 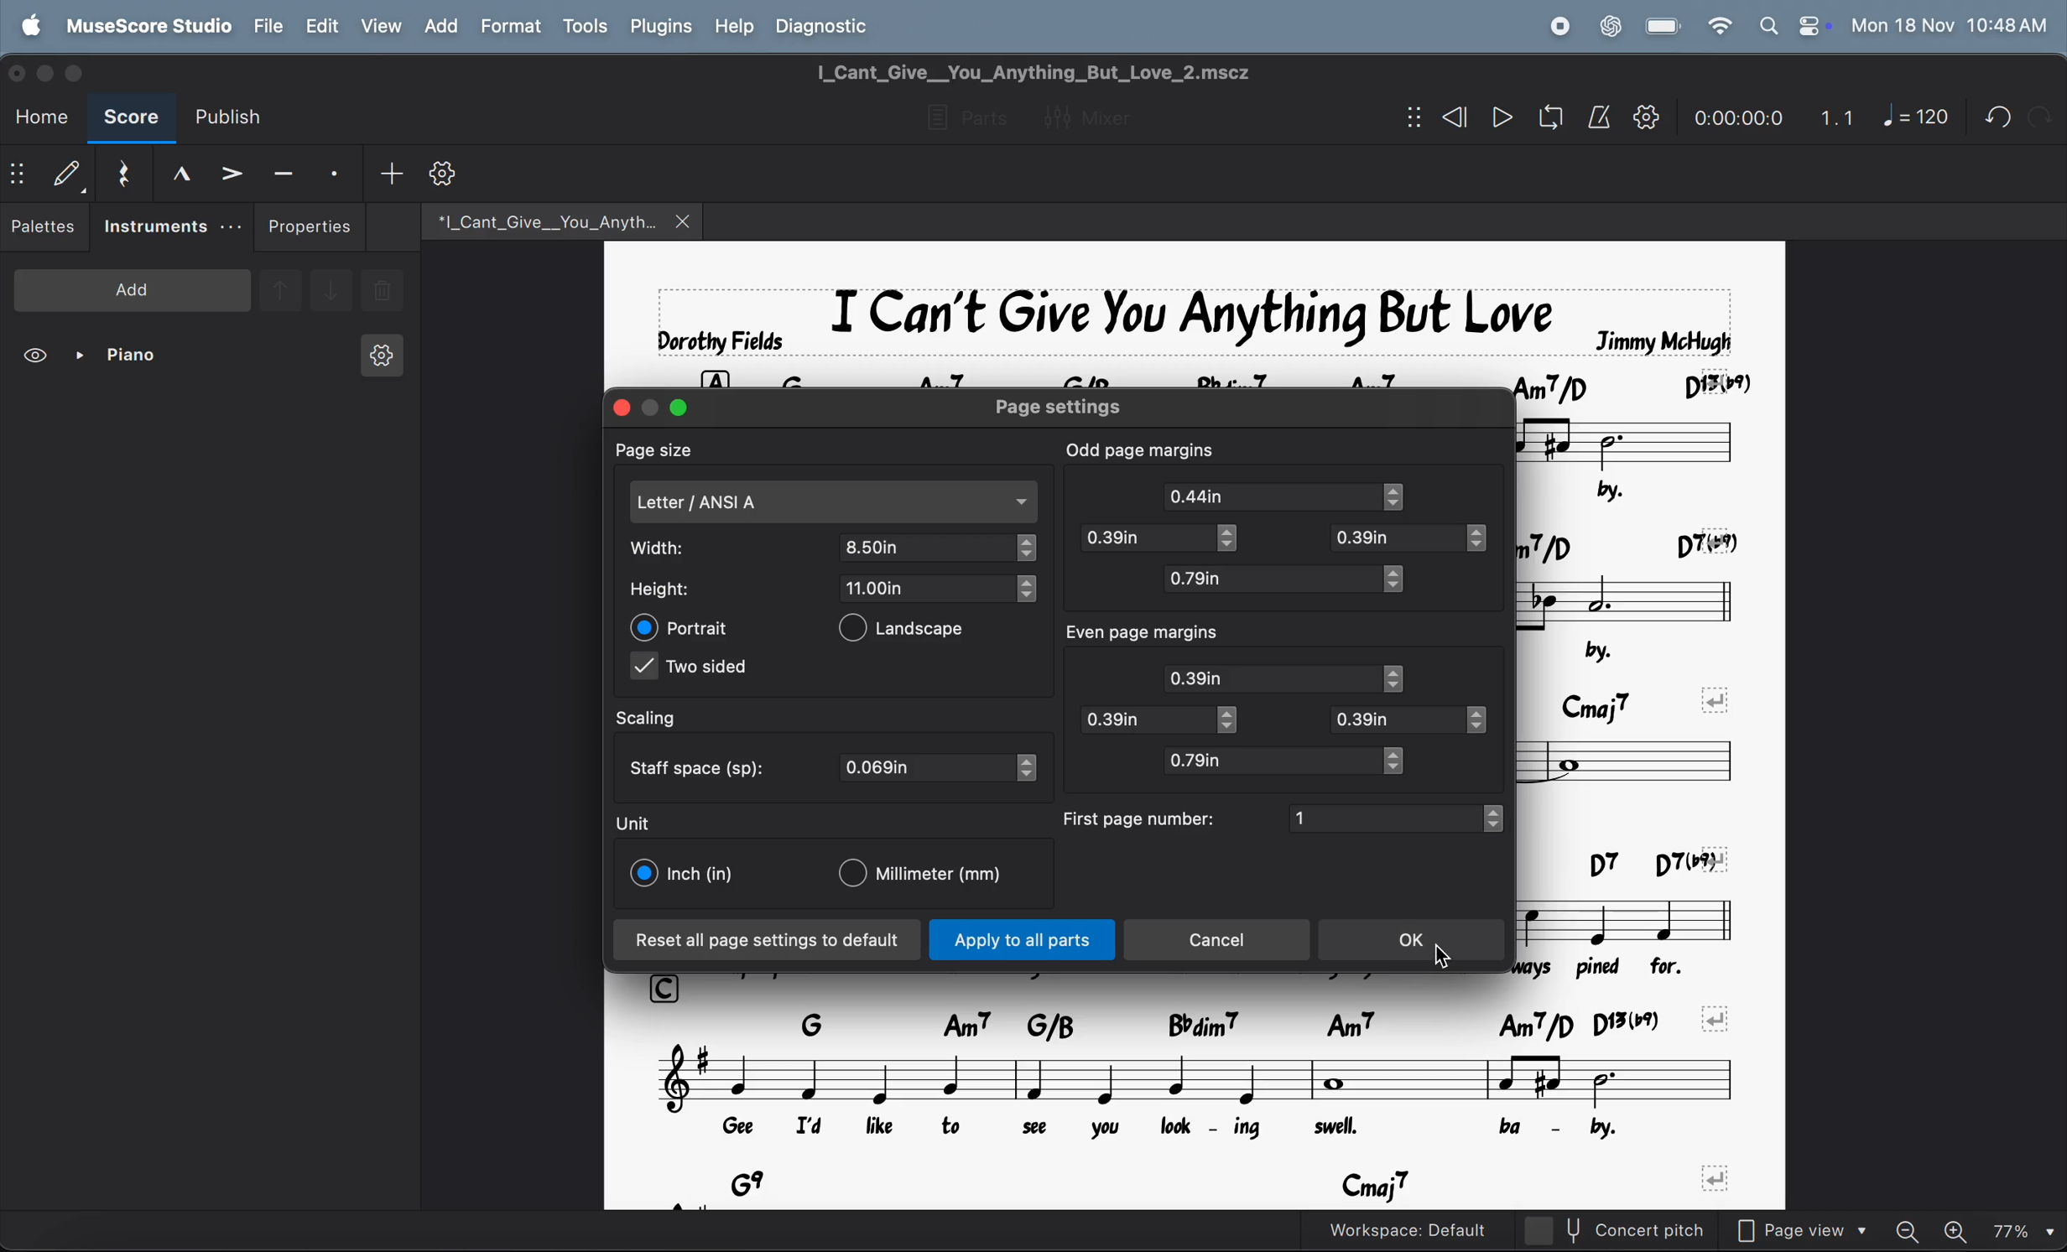 What do you see at coordinates (148, 24) in the screenshot?
I see `muse score studio` at bounding box center [148, 24].